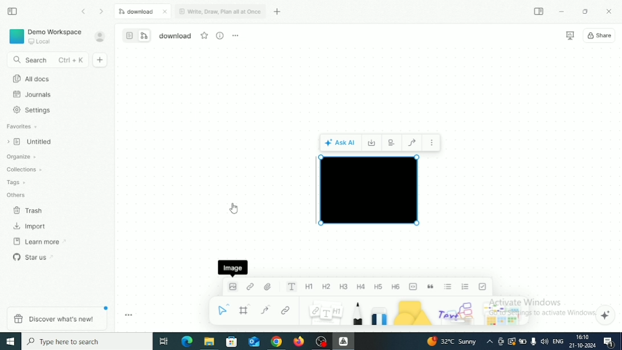 Image resolution: width=622 pixels, height=350 pixels. Describe the element at coordinates (414, 312) in the screenshot. I see `Shape` at that location.